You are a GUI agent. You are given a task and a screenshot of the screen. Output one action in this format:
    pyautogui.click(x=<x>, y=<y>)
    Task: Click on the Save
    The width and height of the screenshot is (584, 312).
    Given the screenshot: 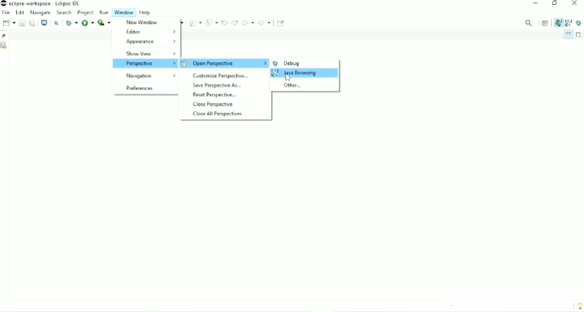 What is the action you would take?
    pyautogui.click(x=21, y=23)
    